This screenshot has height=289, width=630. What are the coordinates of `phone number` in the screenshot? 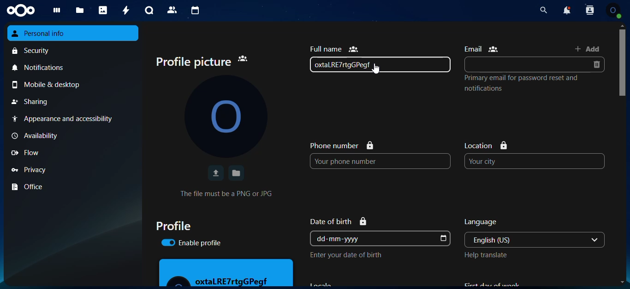 It's located at (342, 145).